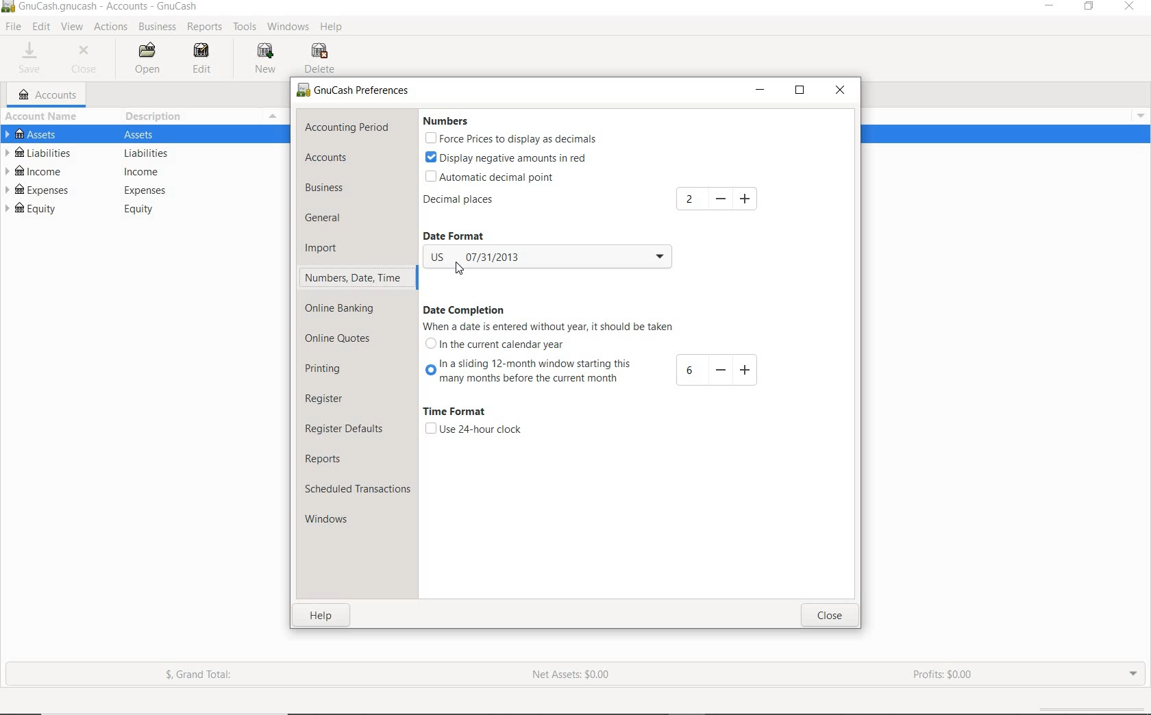  Describe the element at coordinates (49, 95) in the screenshot. I see `ACCOUNTS` at that location.